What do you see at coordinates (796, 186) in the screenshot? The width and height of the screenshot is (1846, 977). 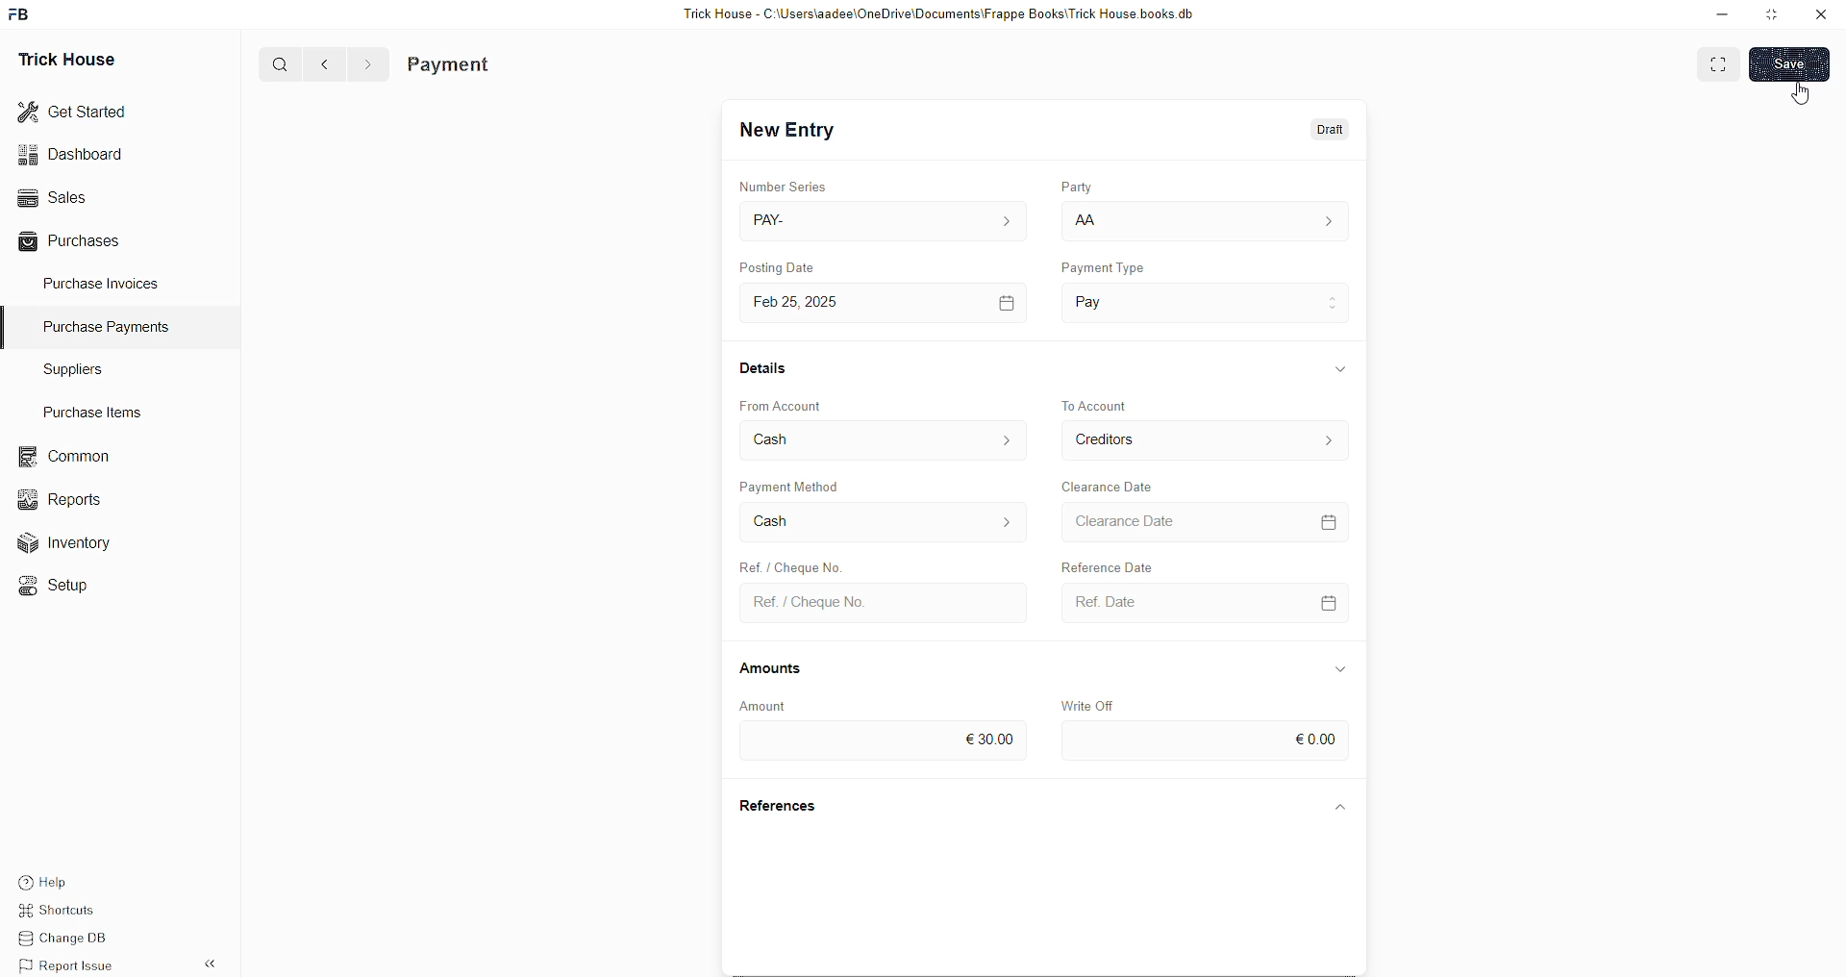 I see `Number Series` at bounding box center [796, 186].